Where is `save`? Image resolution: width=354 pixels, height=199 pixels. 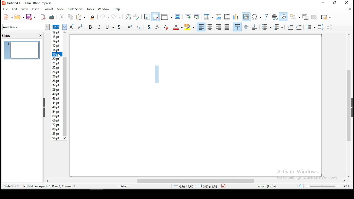 save is located at coordinates (32, 17).